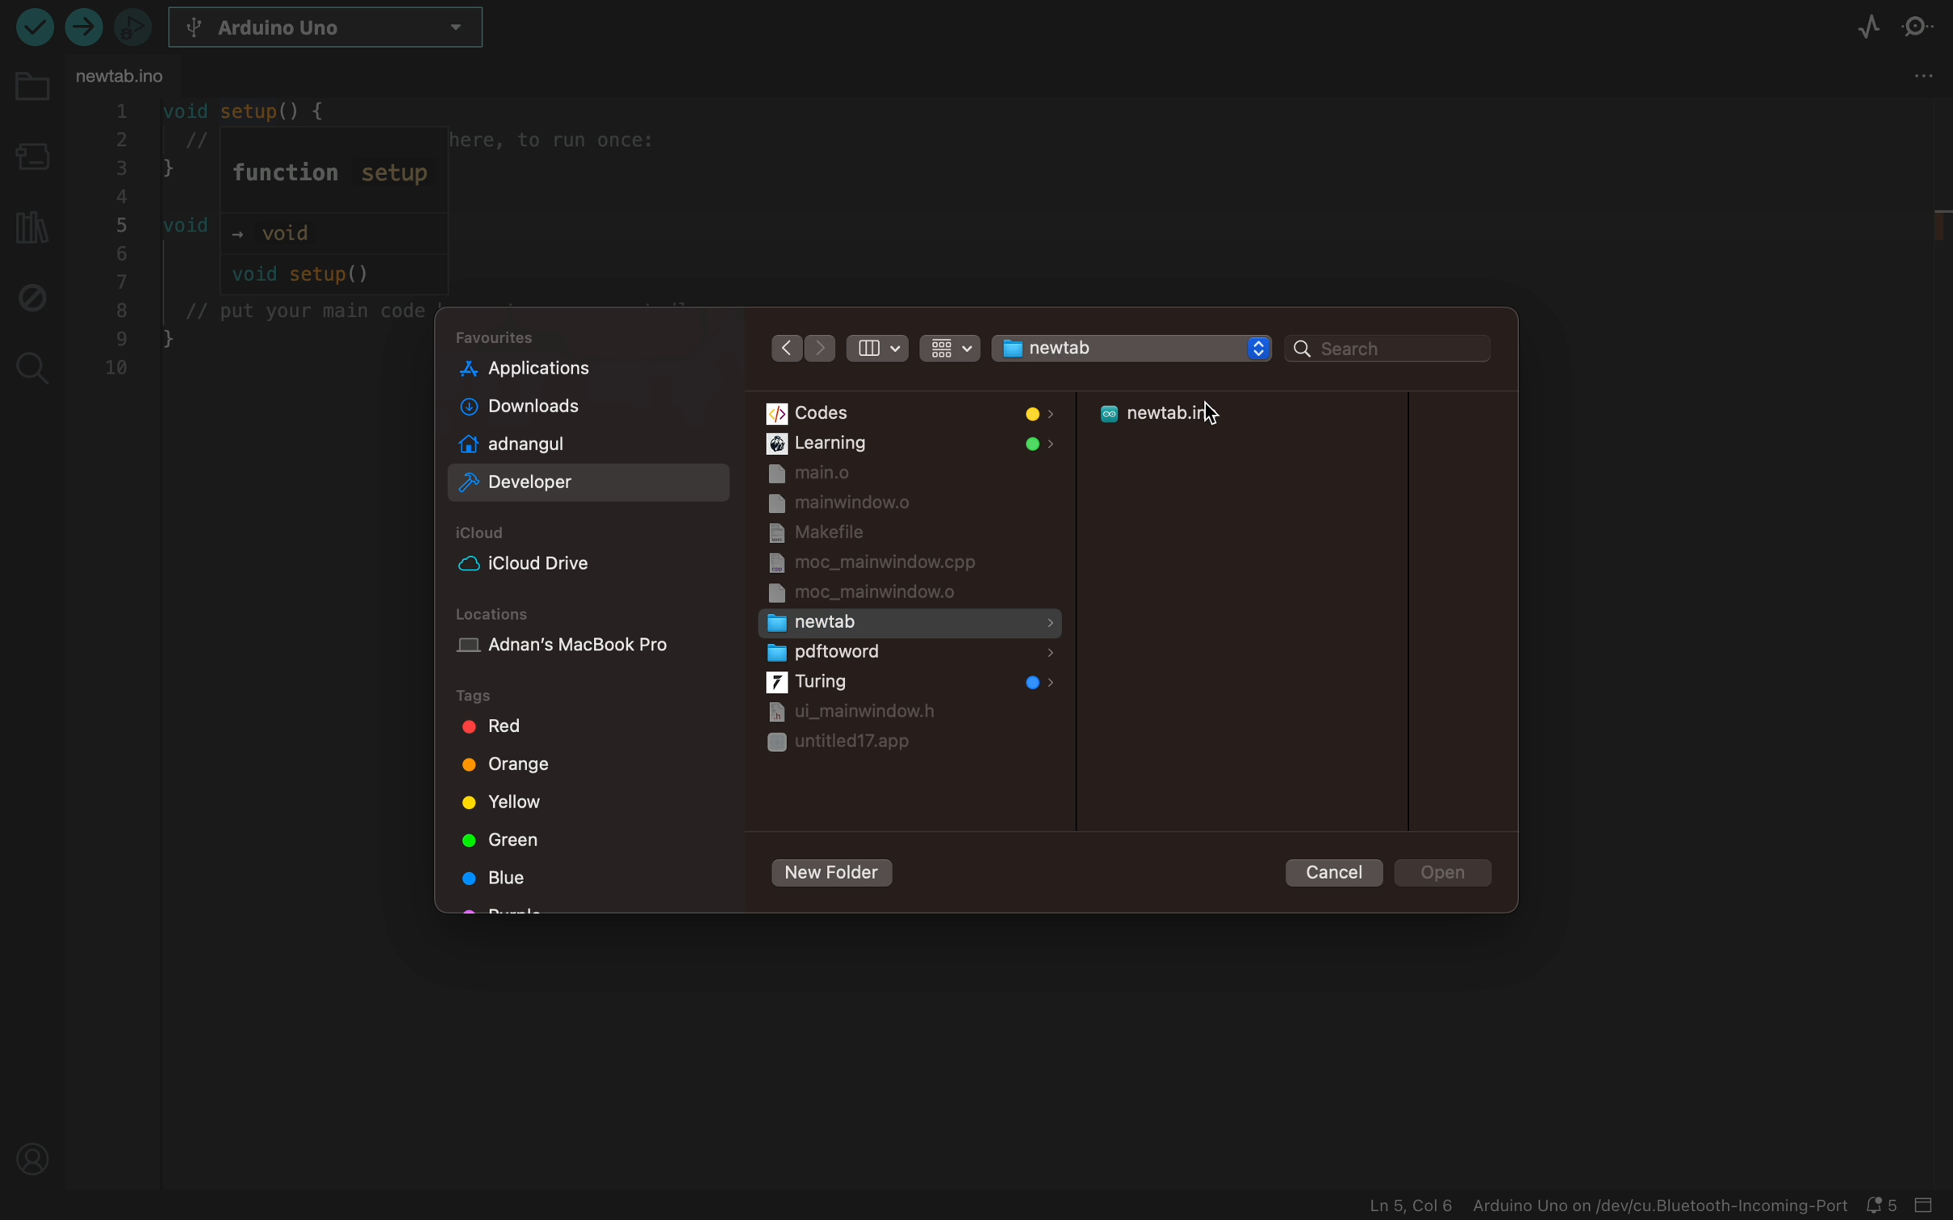 The image size is (1953, 1220). What do you see at coordinates (1109, 346) in the screenshot?
I see `select folder` at bounding box center [1109, 346].